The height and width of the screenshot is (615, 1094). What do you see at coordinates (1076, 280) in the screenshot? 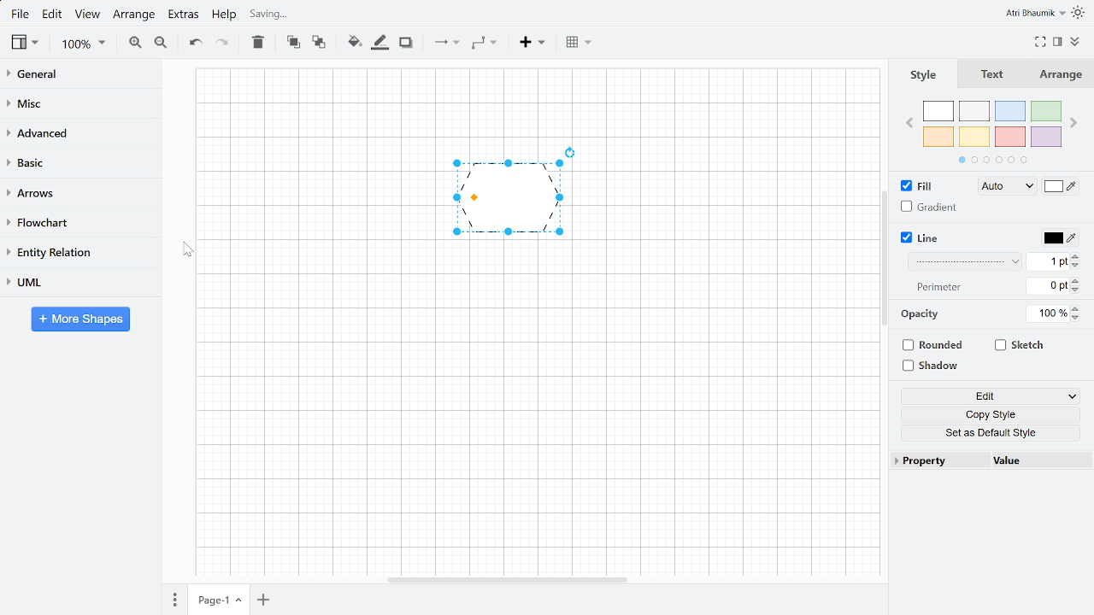
I see `Increase line perimeter` at bounding box center [1076, 280].